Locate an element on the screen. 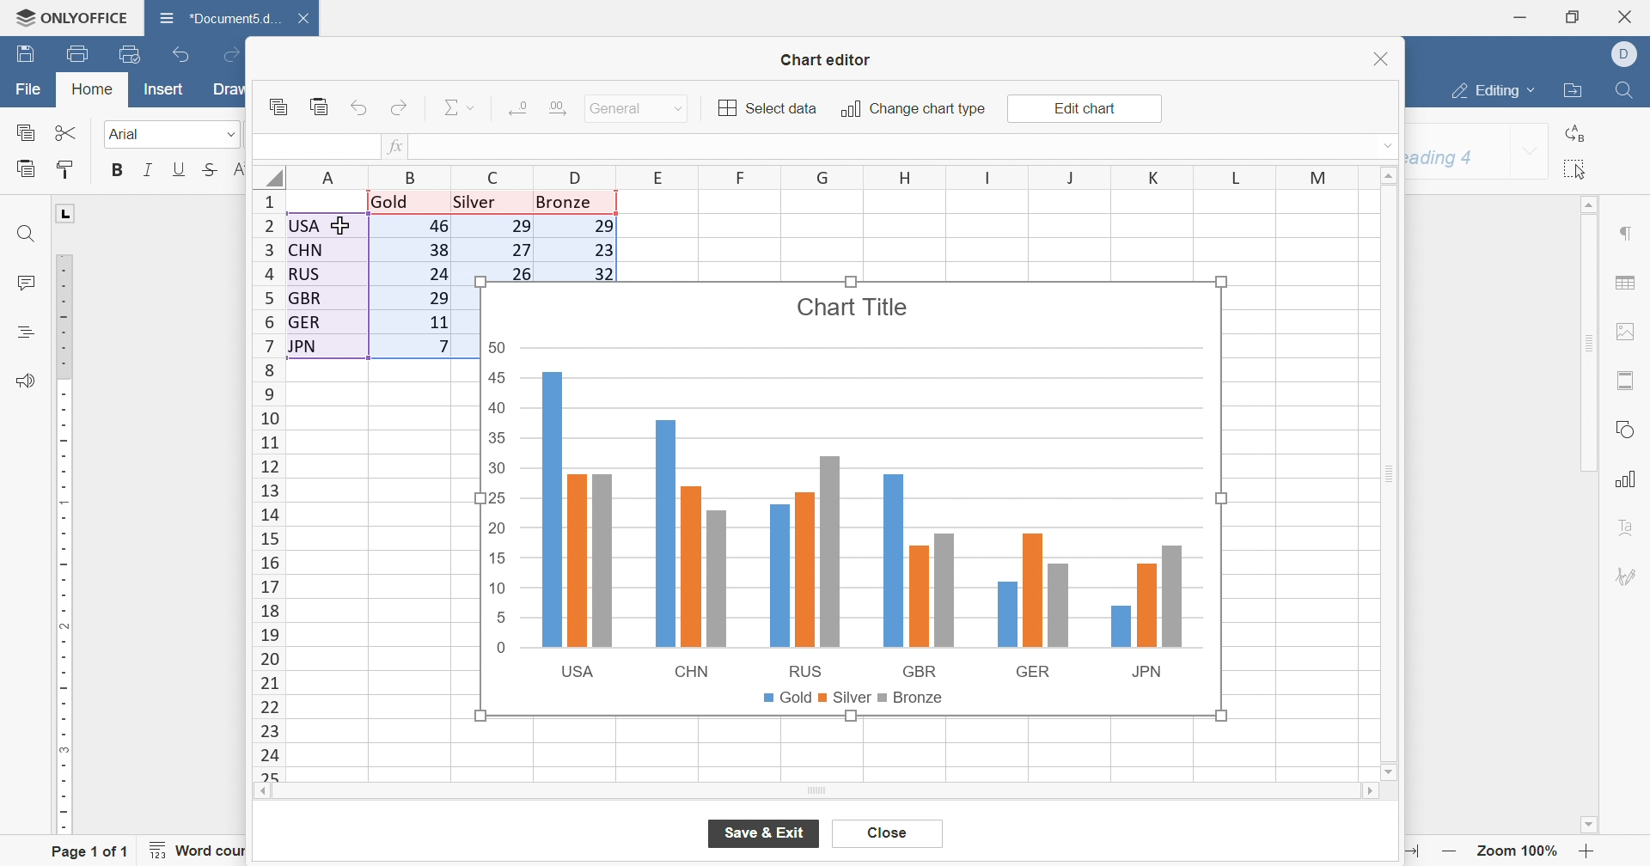 The image size is (1650, 866). chart editor is located at coordinates (826, 60).